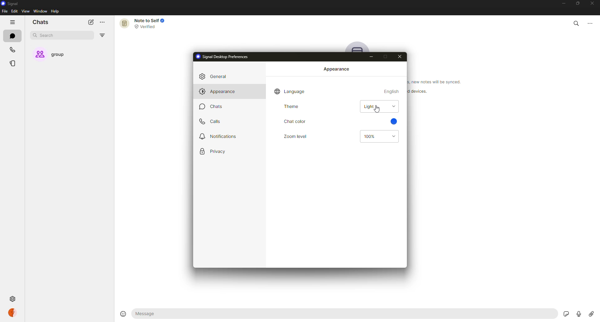 The image size is (600, 322). I want to click on group, so click(55, 55).